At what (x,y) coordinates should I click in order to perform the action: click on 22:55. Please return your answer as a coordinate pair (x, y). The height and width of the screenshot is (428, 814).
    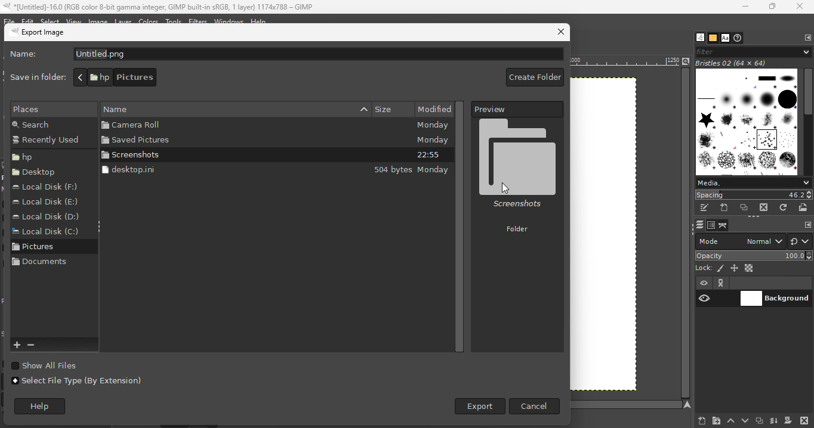
    Looking at the image, I should click on (428, 156).